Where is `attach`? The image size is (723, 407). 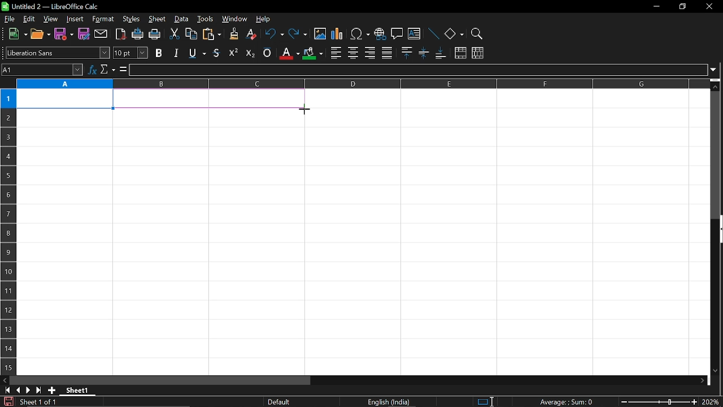
attach is located at coordinates (100, 33).